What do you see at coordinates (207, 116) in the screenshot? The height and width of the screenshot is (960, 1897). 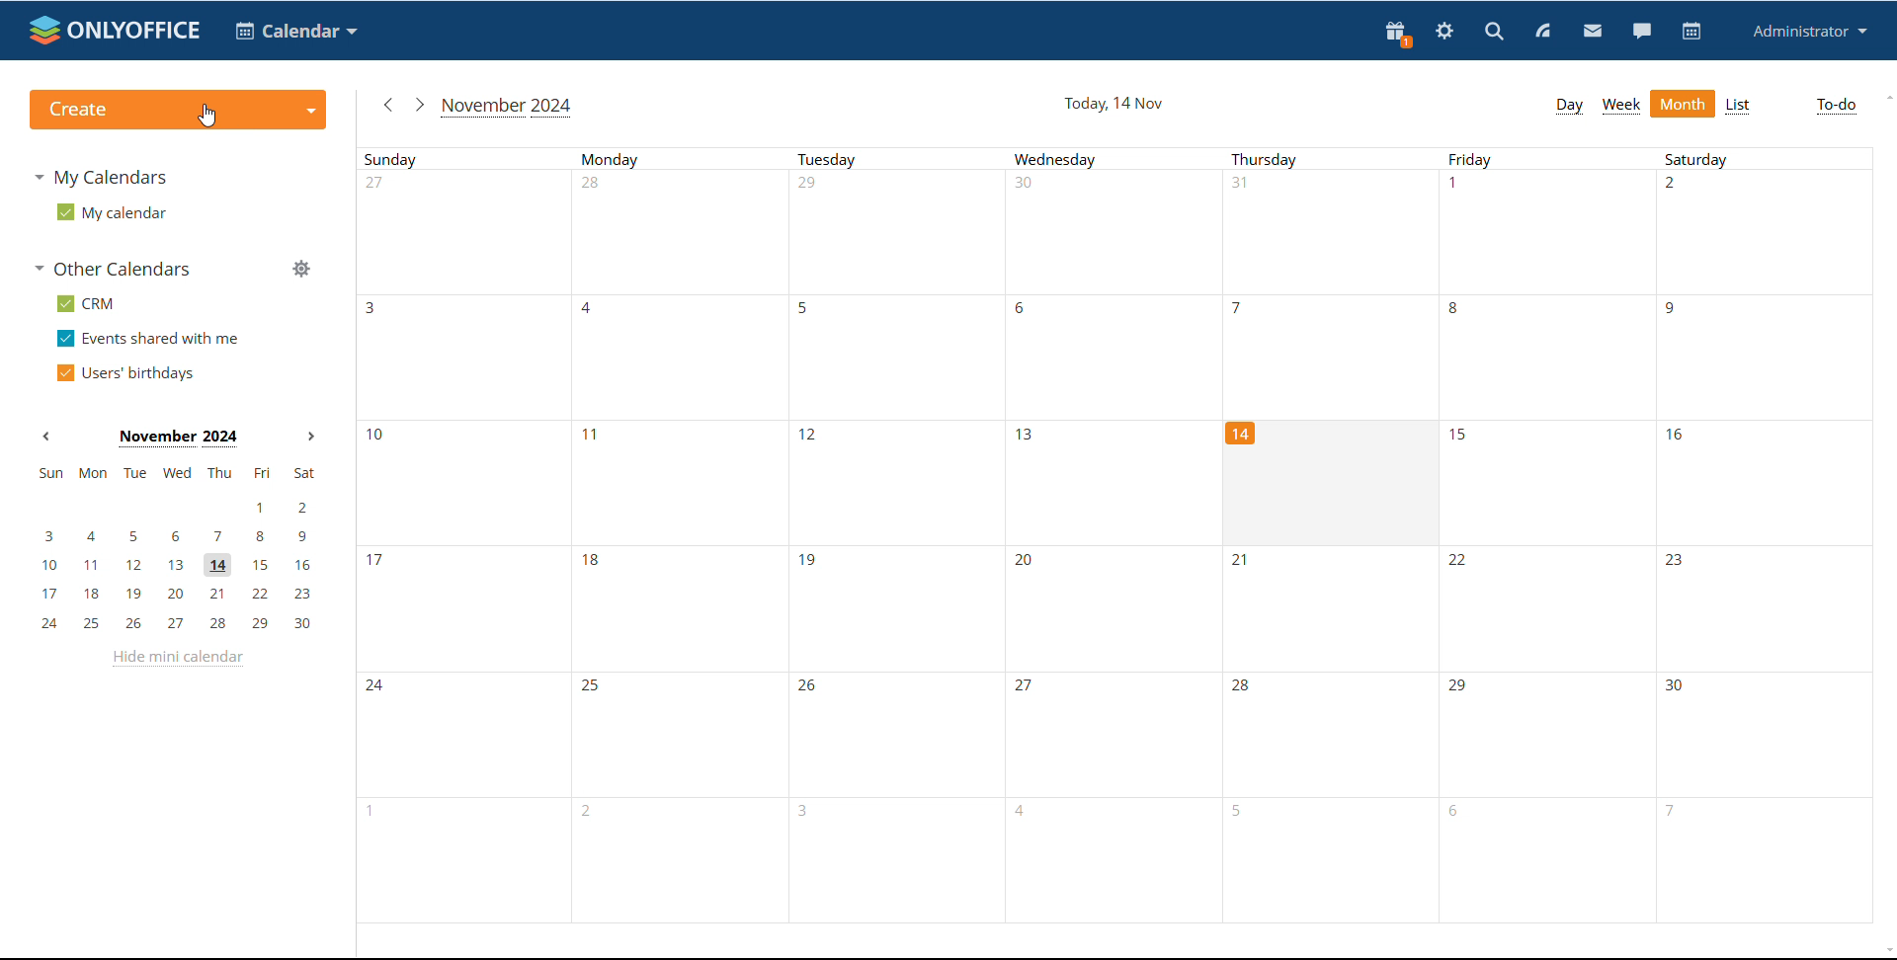 I see `cursor` at bounding box center [207, 116].